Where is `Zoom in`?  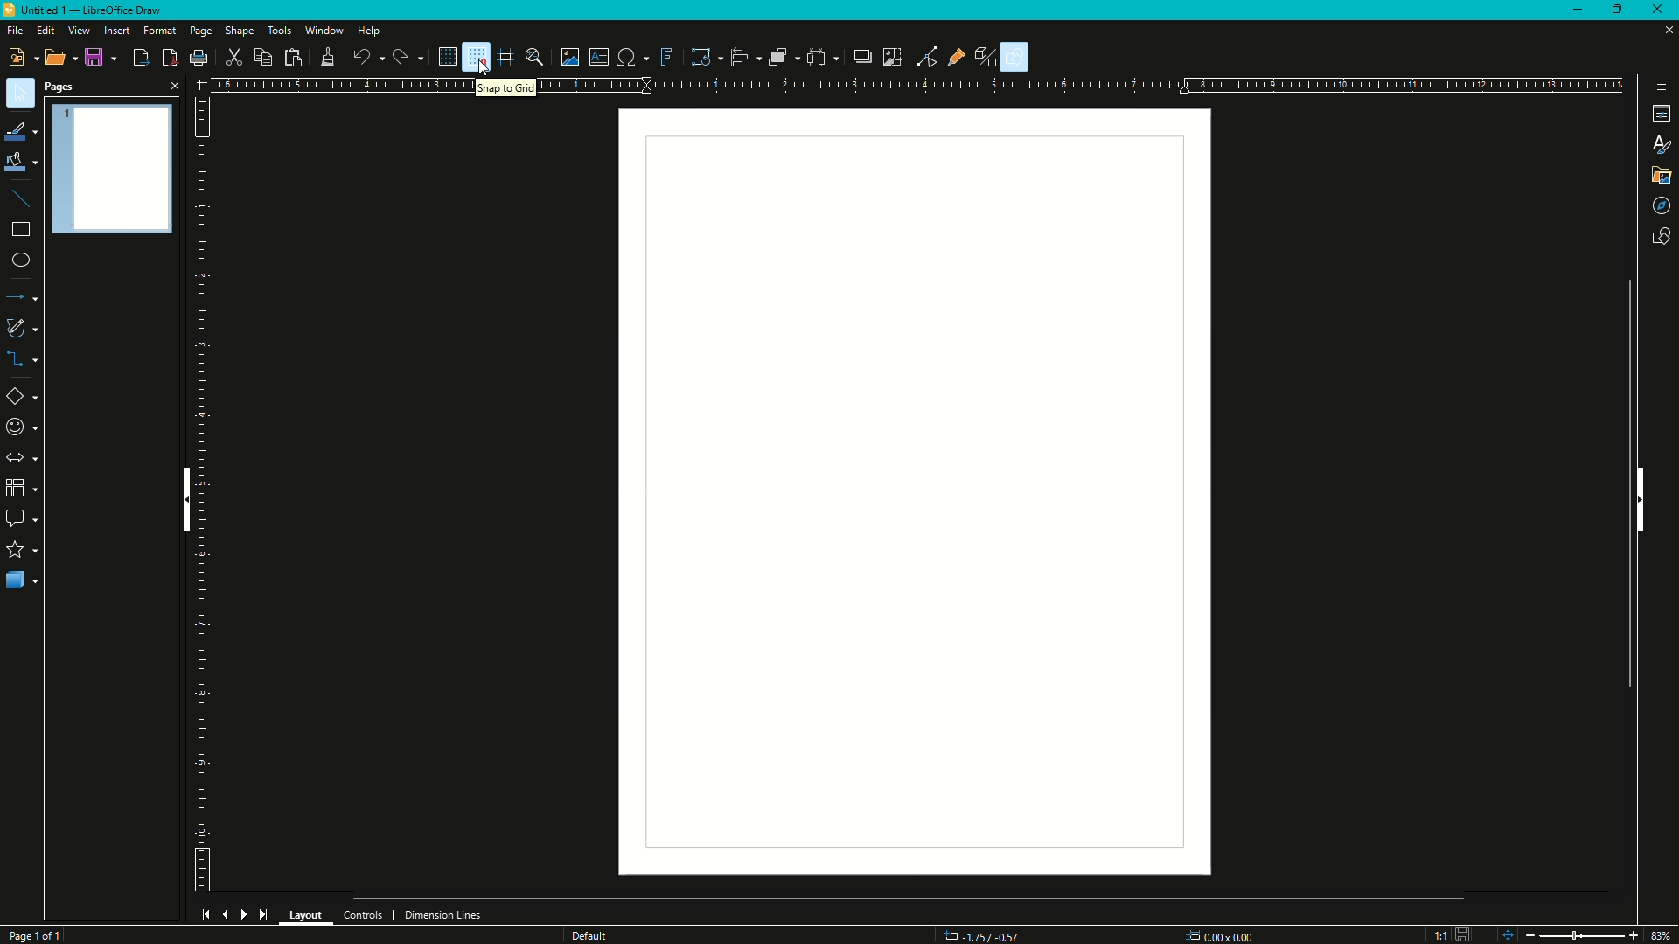
Zoom in is located at coordinates (1634, 934).